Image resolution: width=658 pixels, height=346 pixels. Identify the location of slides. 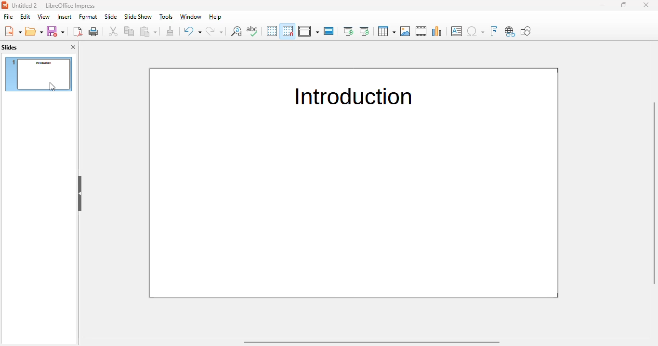
(10, 47).